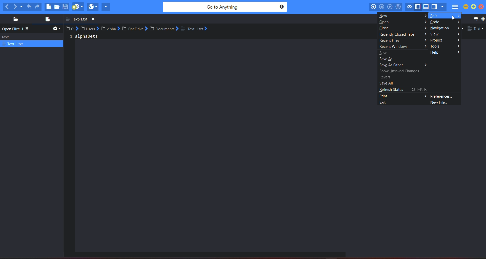 The width and height of the screenshot is (486, 259). Describe the element at coordinates (32, 40) in the screenshot. I see `text` at that location.